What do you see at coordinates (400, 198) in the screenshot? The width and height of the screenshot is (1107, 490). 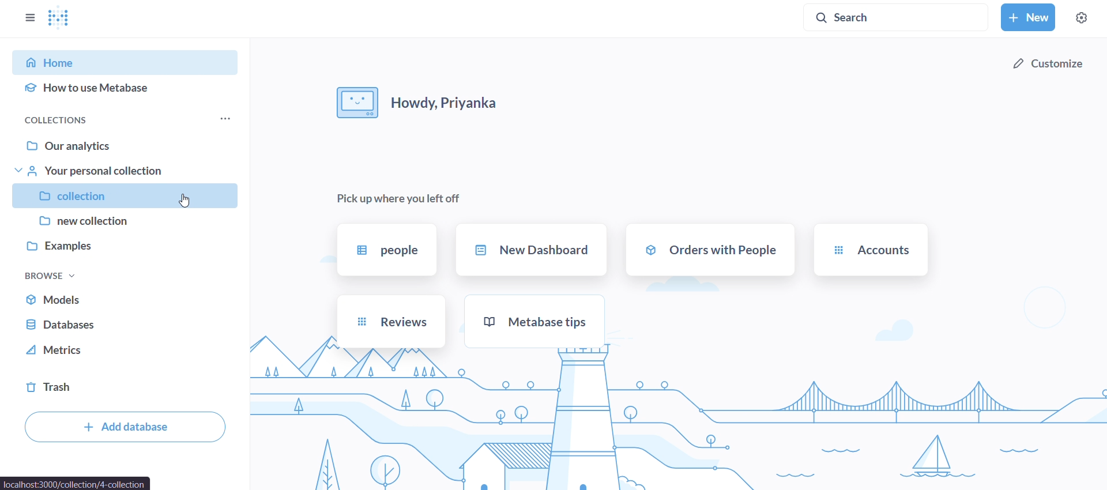 I see `pick up where you left off` at bounding box center [400, 198].